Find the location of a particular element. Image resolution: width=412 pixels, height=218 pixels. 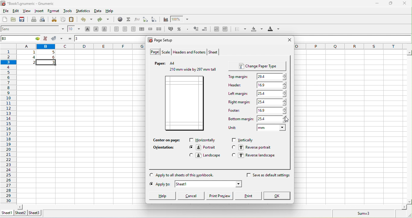

scale is located at coordinates (167, 52).